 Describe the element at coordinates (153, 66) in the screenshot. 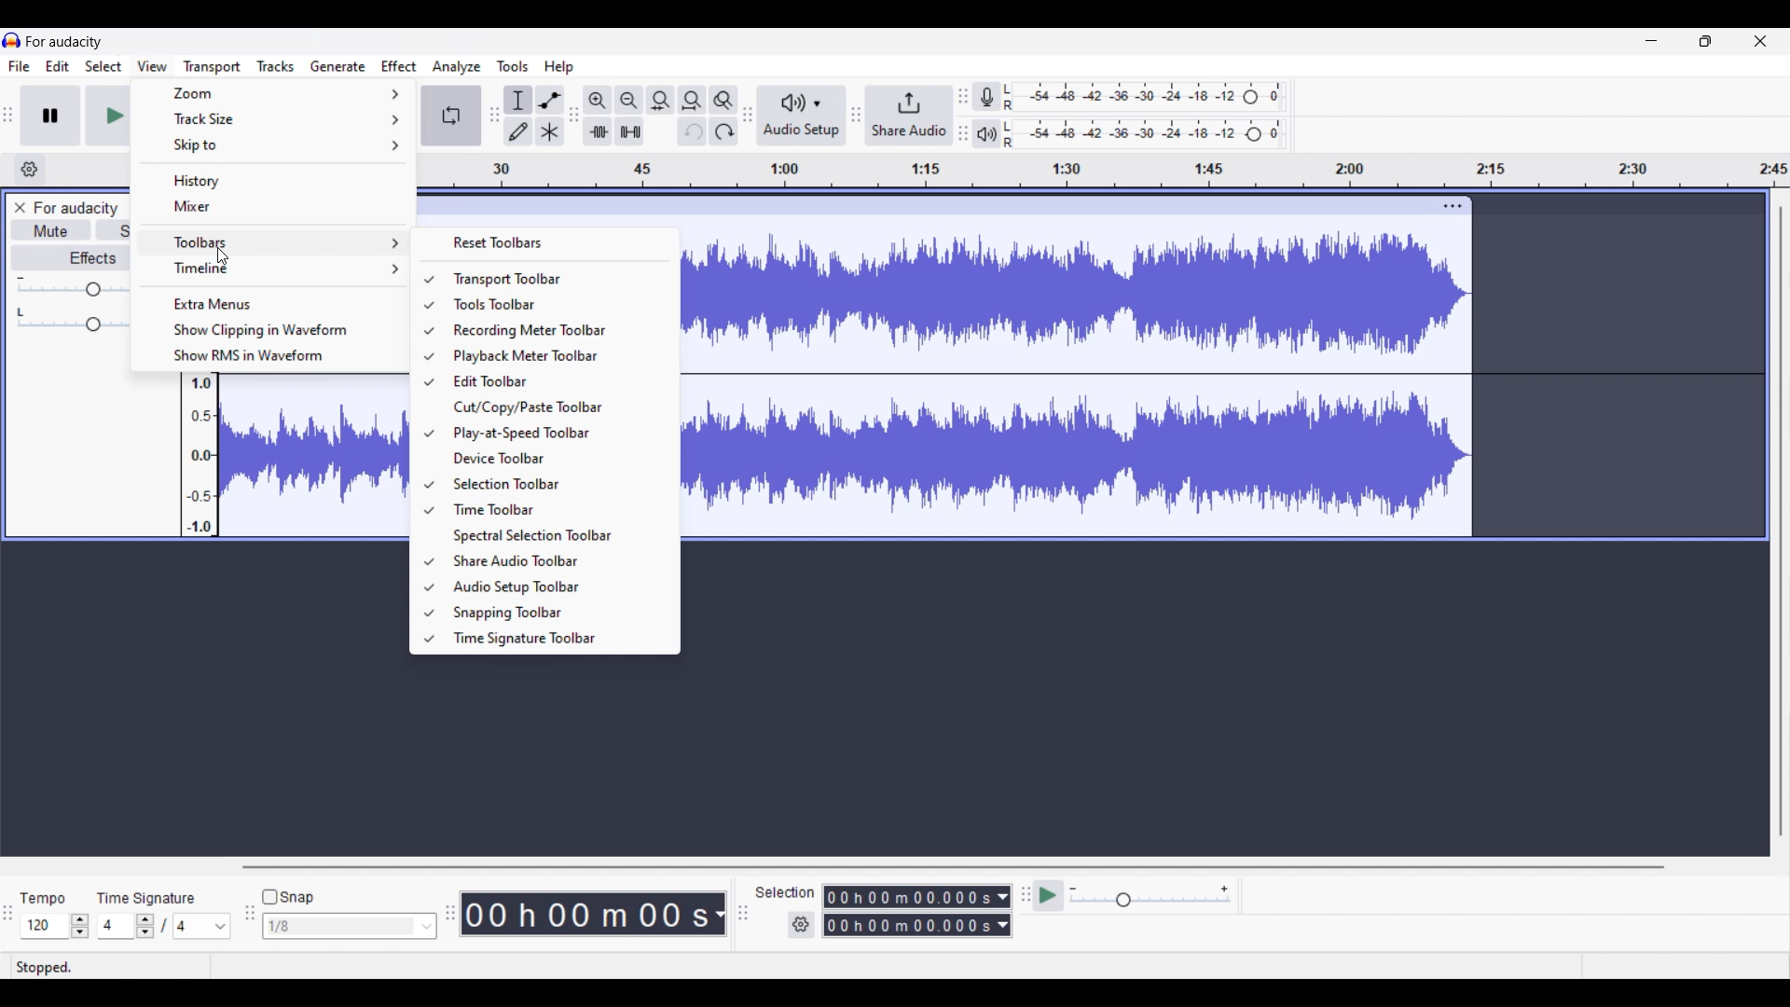

I see `View` at that location.